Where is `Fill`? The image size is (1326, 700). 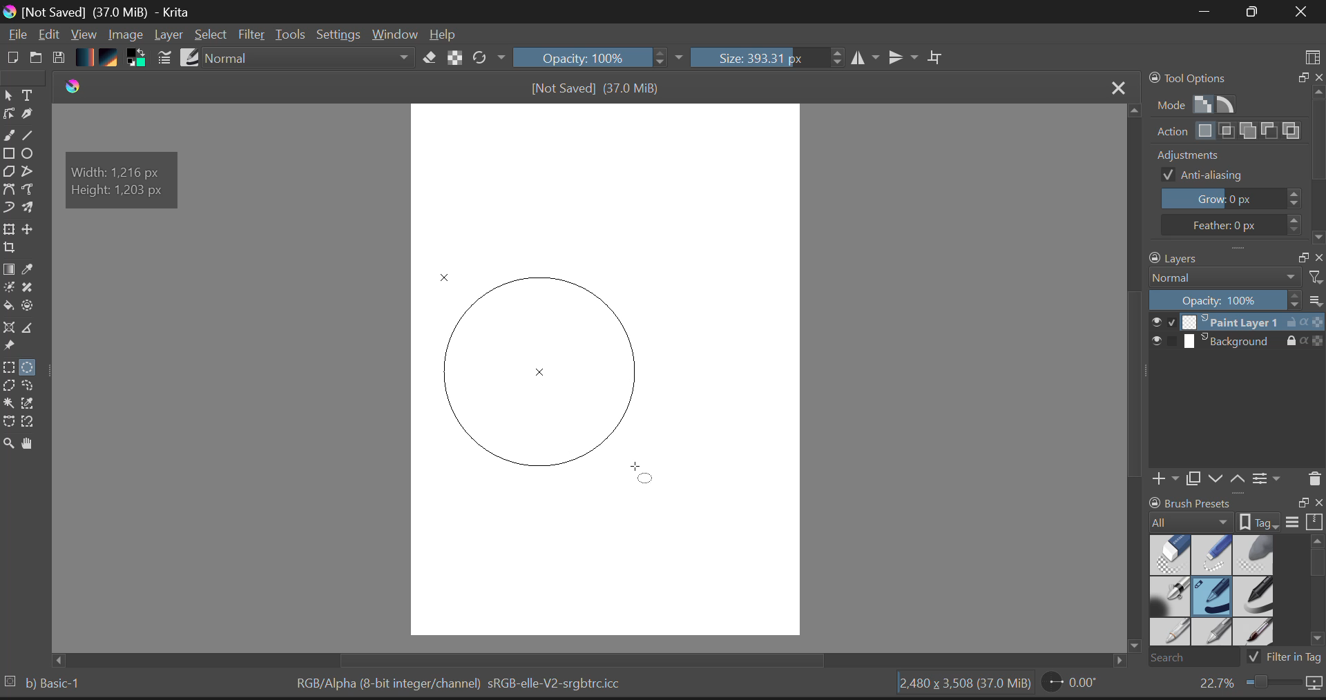
Fill is located at coordinates (10, 306).